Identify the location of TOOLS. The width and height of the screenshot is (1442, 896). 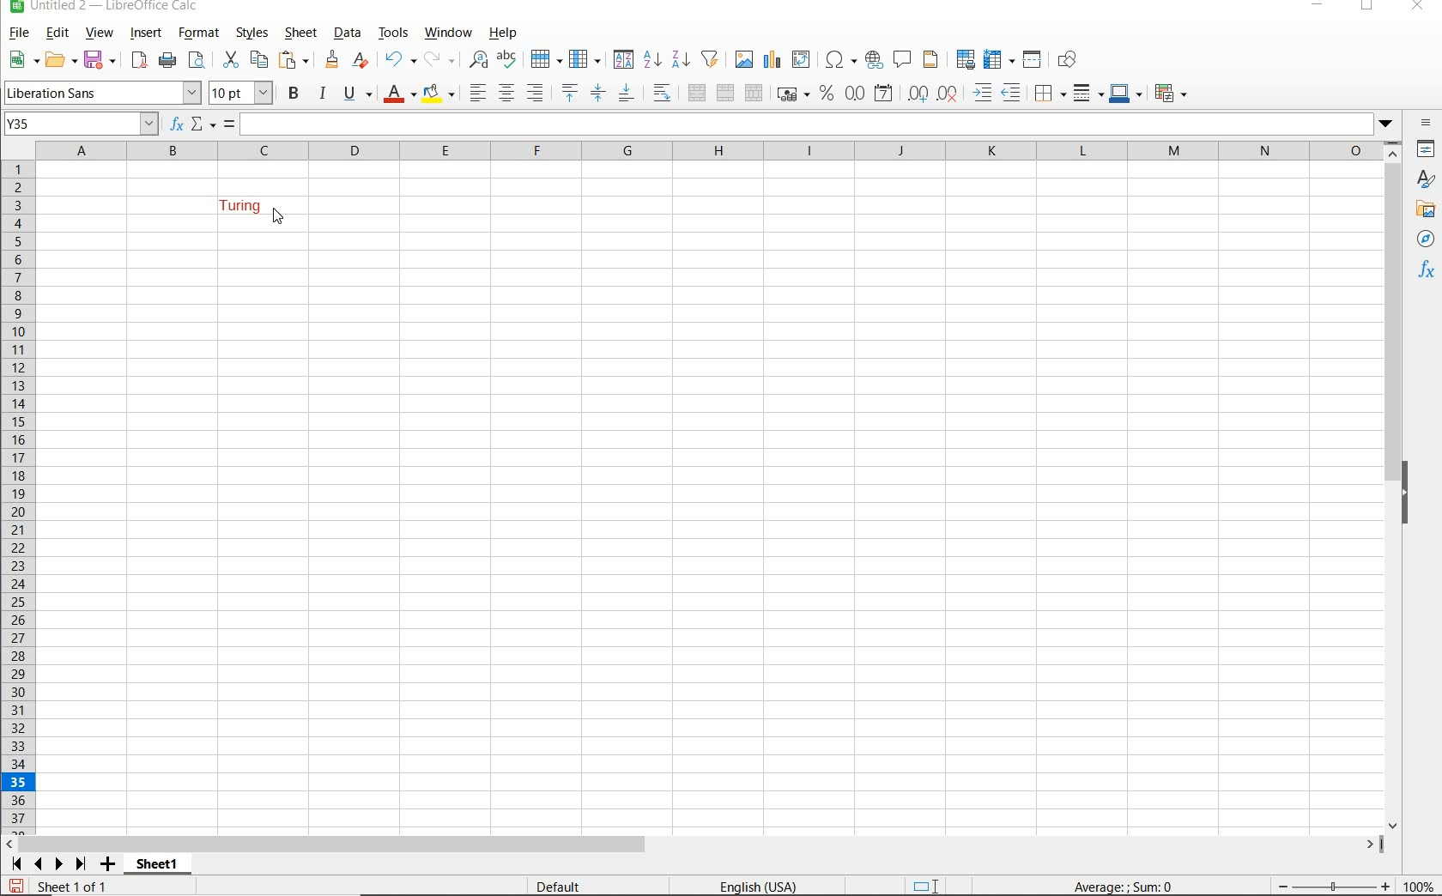
(391, 33).